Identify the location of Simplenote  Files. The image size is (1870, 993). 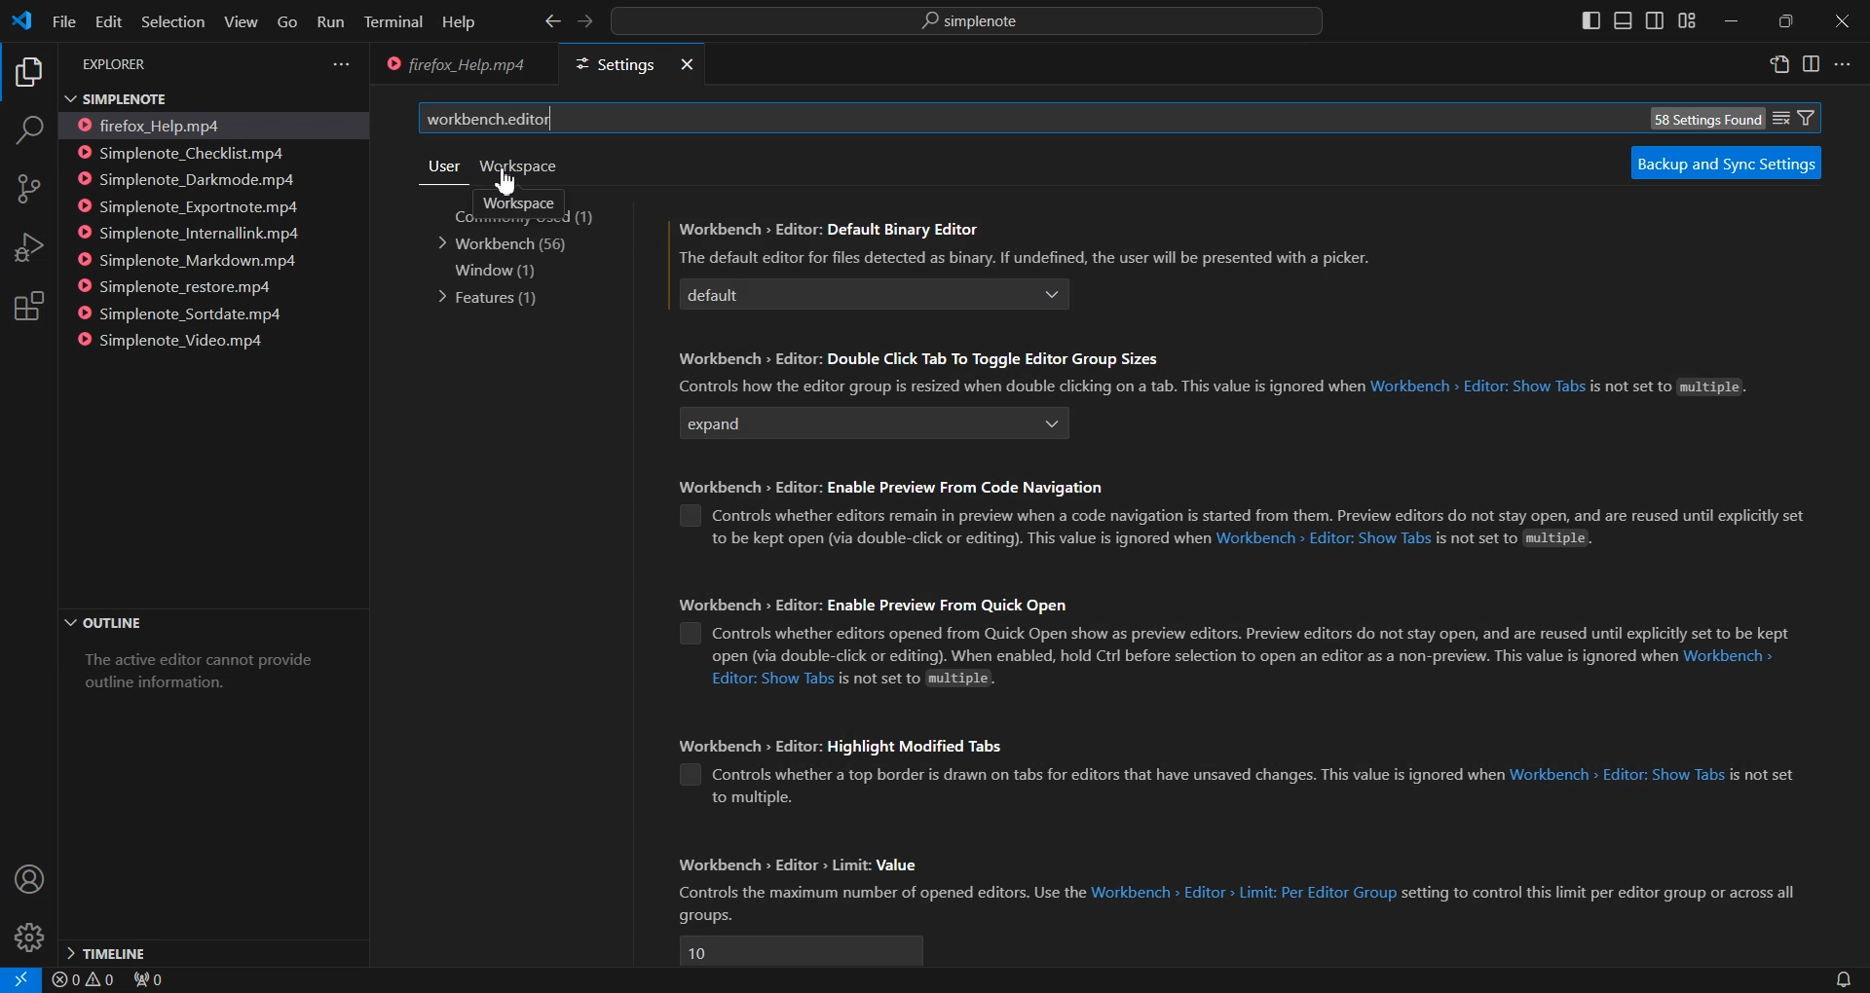
(194, 97).